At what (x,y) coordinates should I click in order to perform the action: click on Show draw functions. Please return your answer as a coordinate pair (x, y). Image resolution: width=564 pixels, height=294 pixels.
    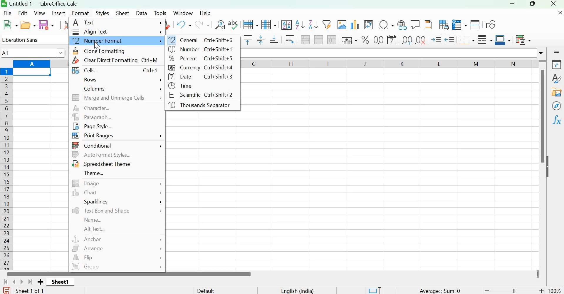
    Looking at the image, I should click on (490, 24).